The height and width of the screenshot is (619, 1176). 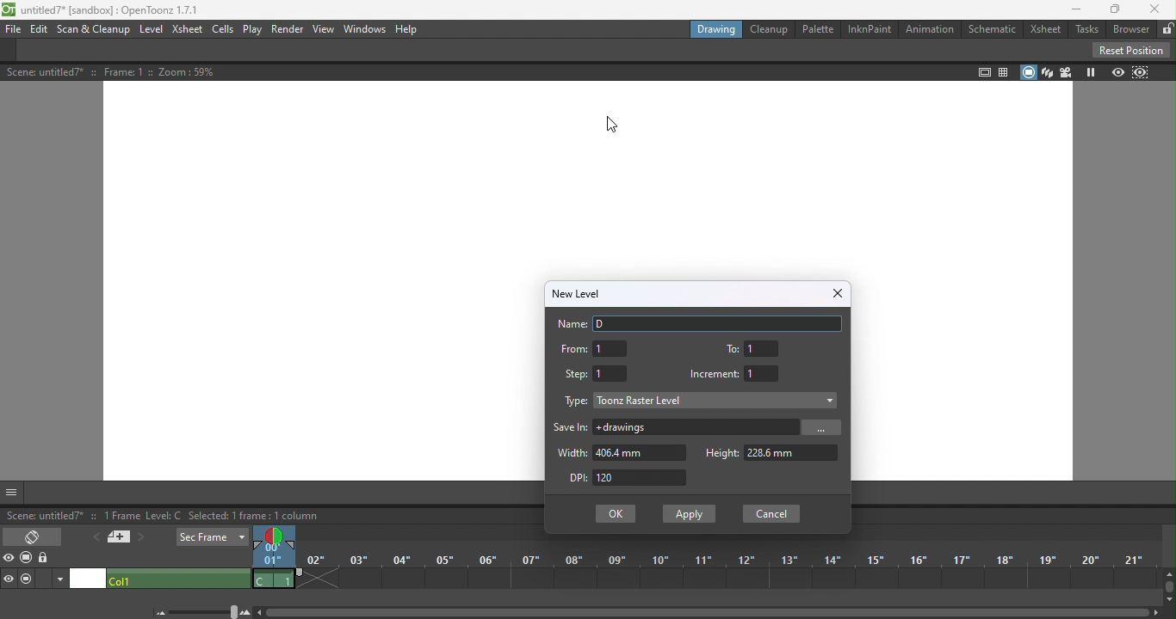 I want to click on sub-camera preview, so click(x=1142, y=72).